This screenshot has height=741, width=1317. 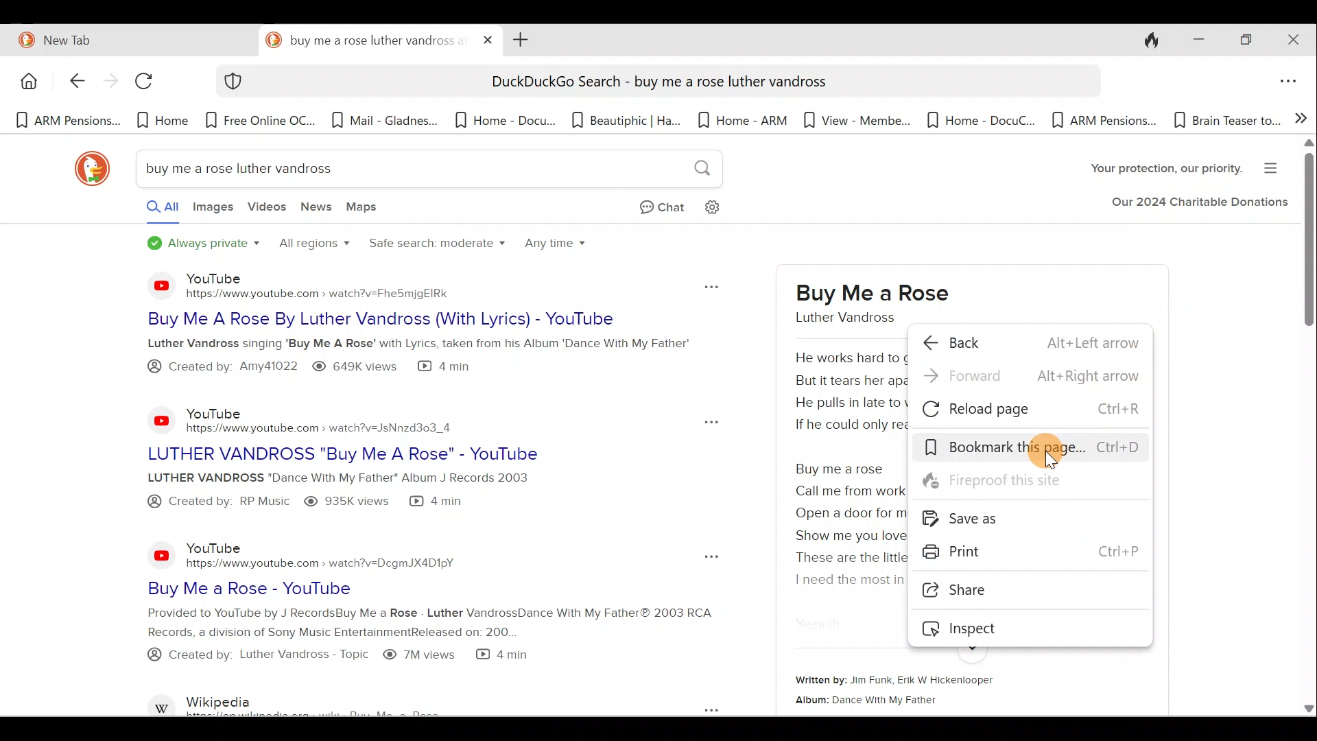 I want to click on Save as, so click(x=1039, y=518).